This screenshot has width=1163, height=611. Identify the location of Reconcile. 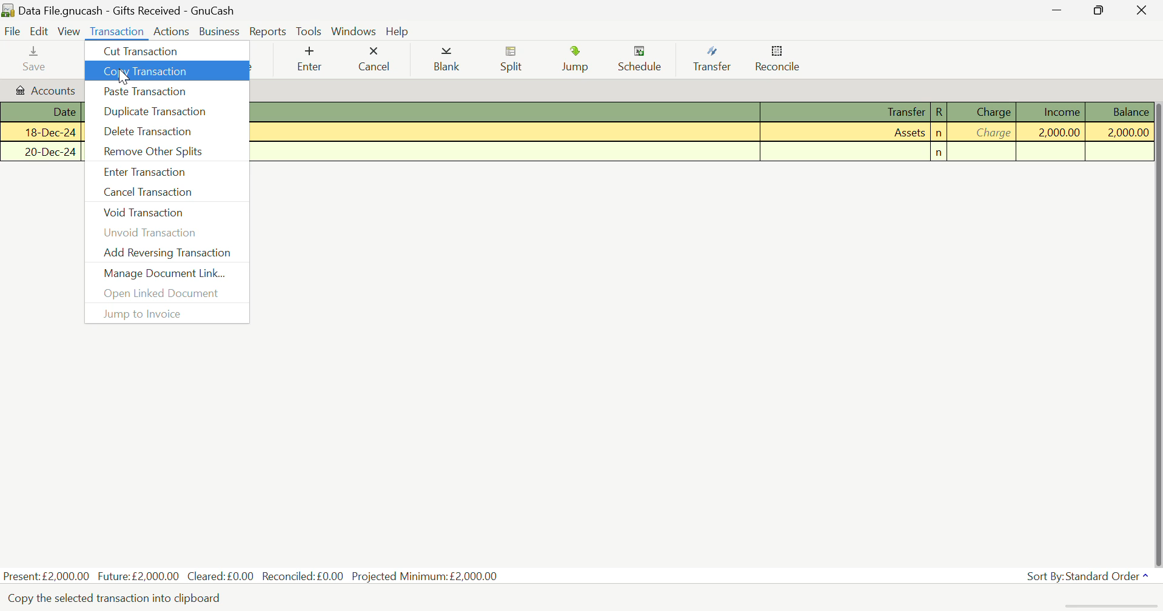
(778, 59).